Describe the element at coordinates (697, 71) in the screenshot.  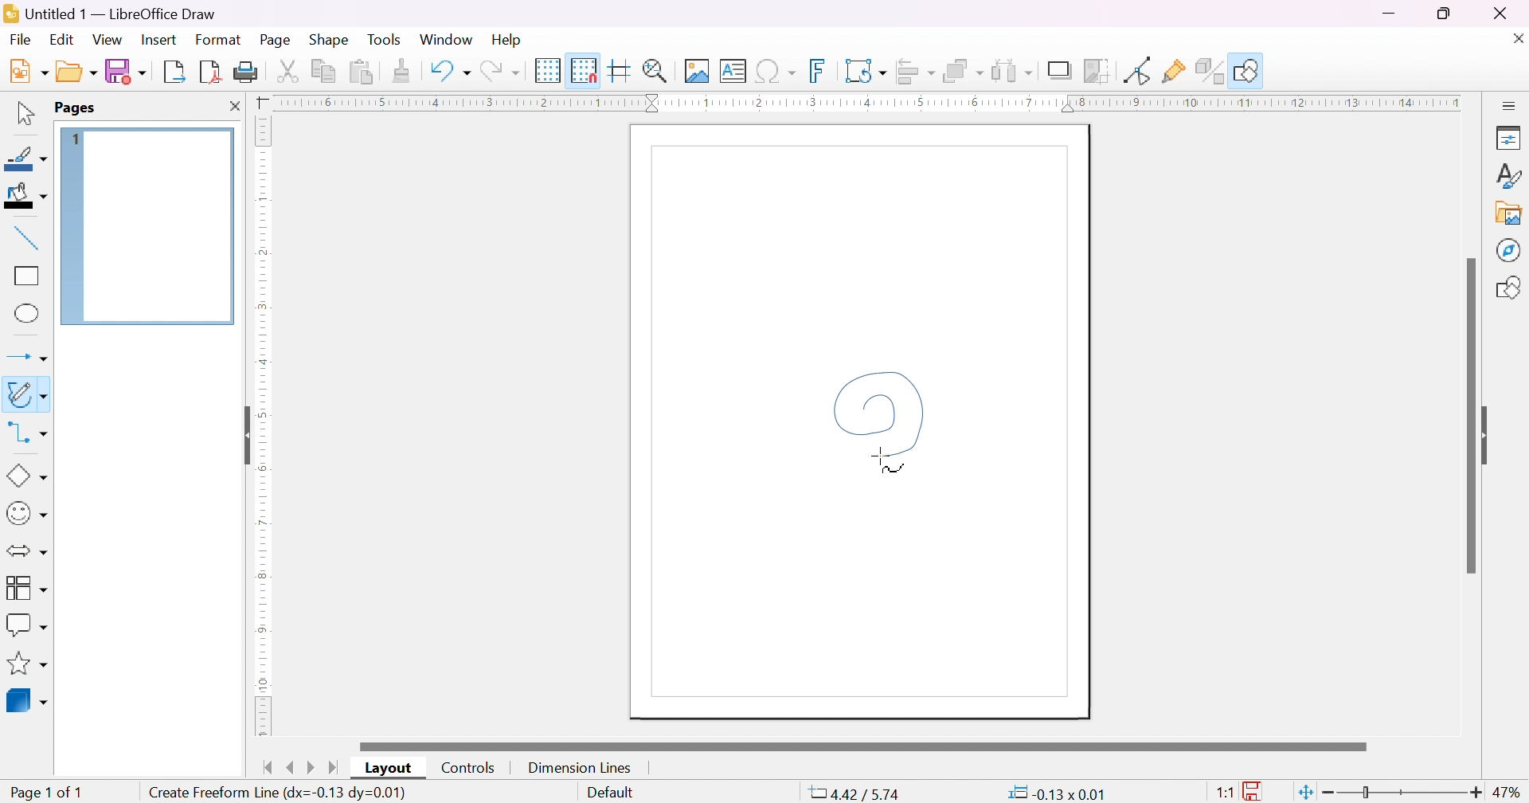
I see `insert image` at that location.